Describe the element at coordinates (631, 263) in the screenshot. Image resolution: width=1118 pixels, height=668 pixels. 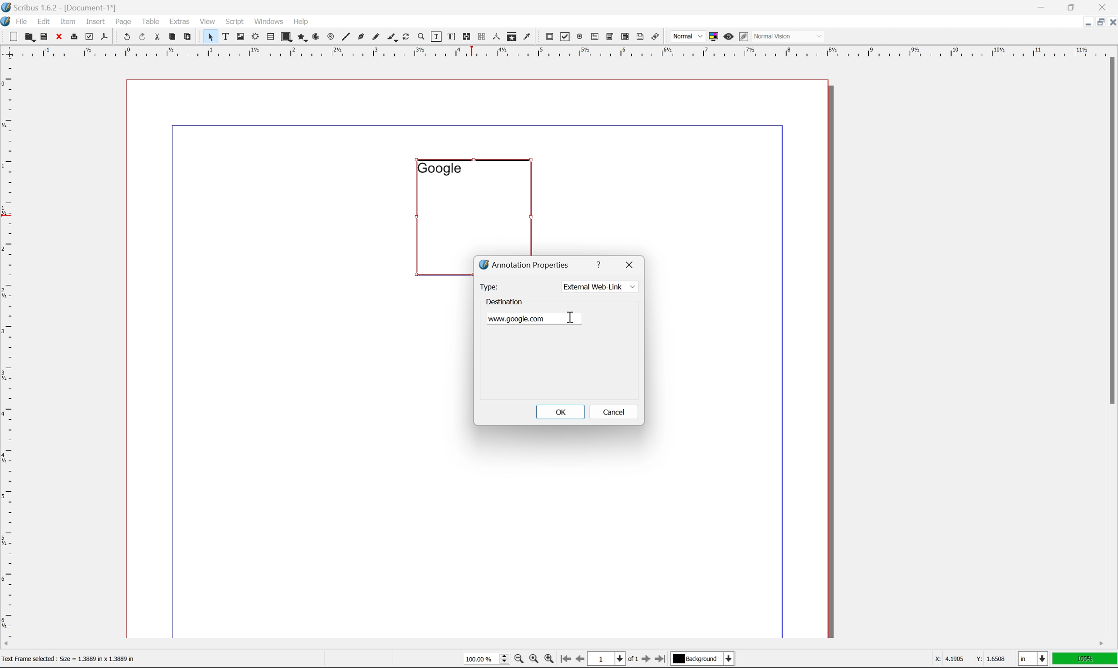
I see `close` at that location.